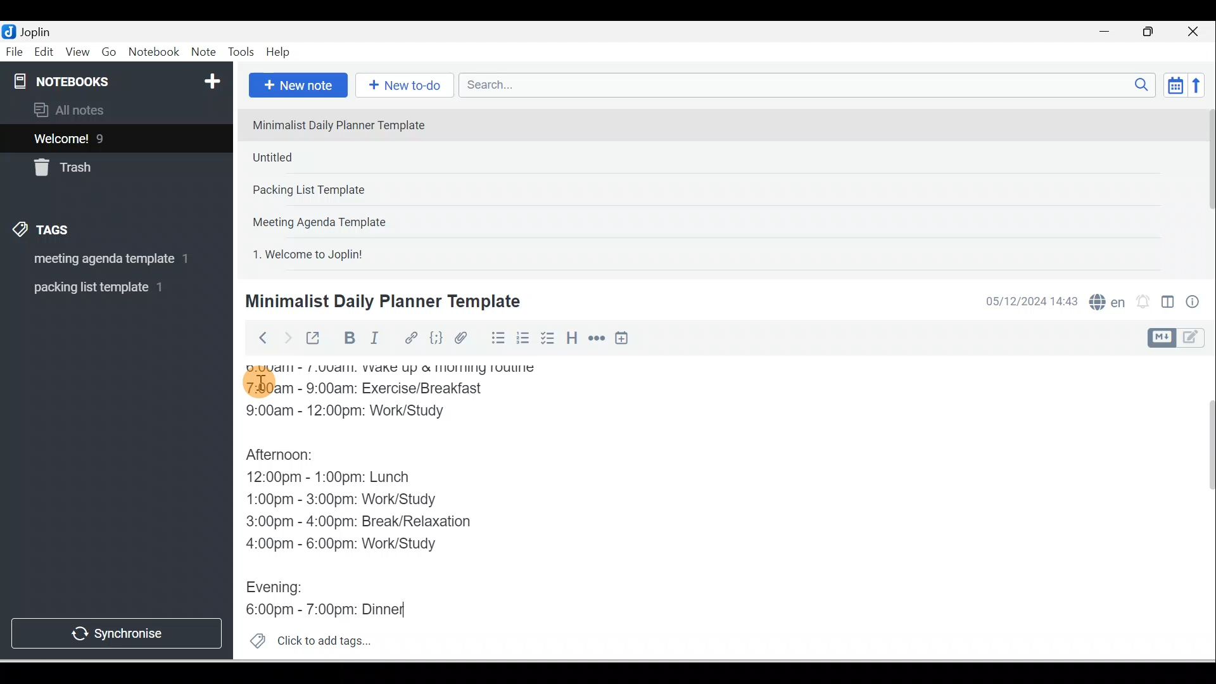 The image size is (1216, 684). What do you see at coordinates (77, 53) in the screenshot?
I see `View` at bounding box center [77, 53].